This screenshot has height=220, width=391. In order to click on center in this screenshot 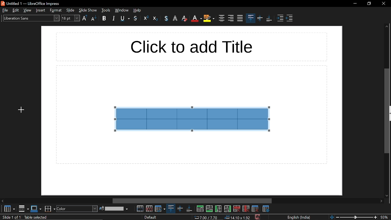, I will do `click(221, 17)`.